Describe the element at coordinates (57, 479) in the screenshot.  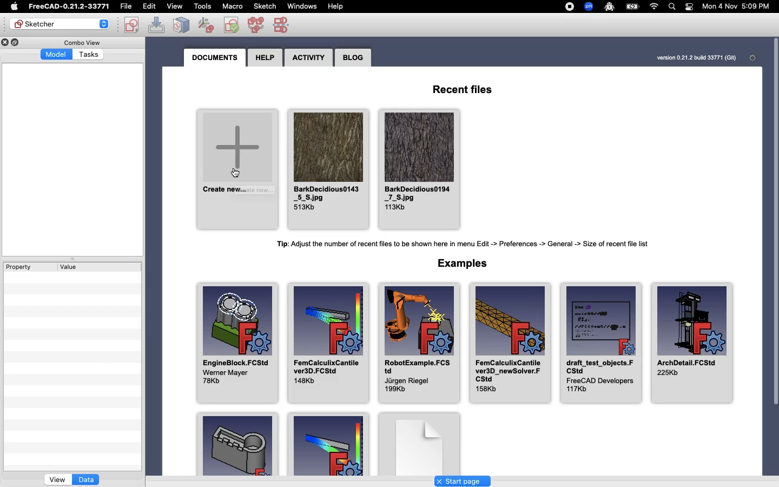
I see `View ` at that location.